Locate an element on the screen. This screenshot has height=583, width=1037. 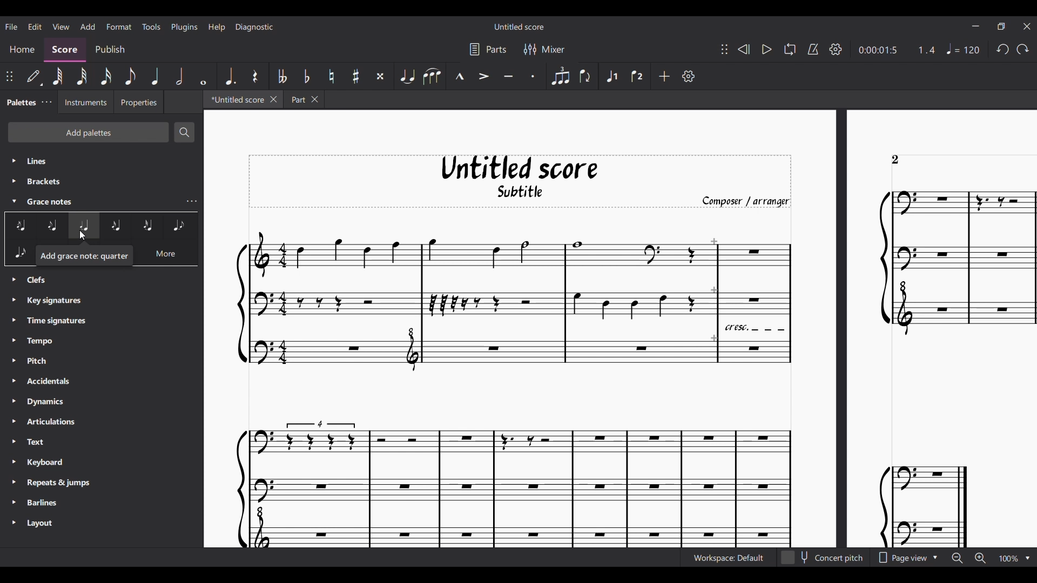
Augmentation dot is located at coordinates (229, 77).